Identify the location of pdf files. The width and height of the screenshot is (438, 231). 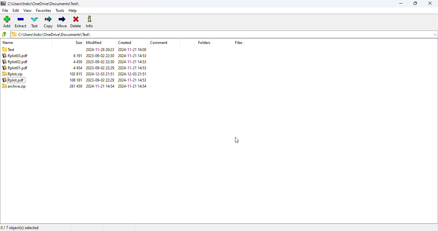
(16, 61).